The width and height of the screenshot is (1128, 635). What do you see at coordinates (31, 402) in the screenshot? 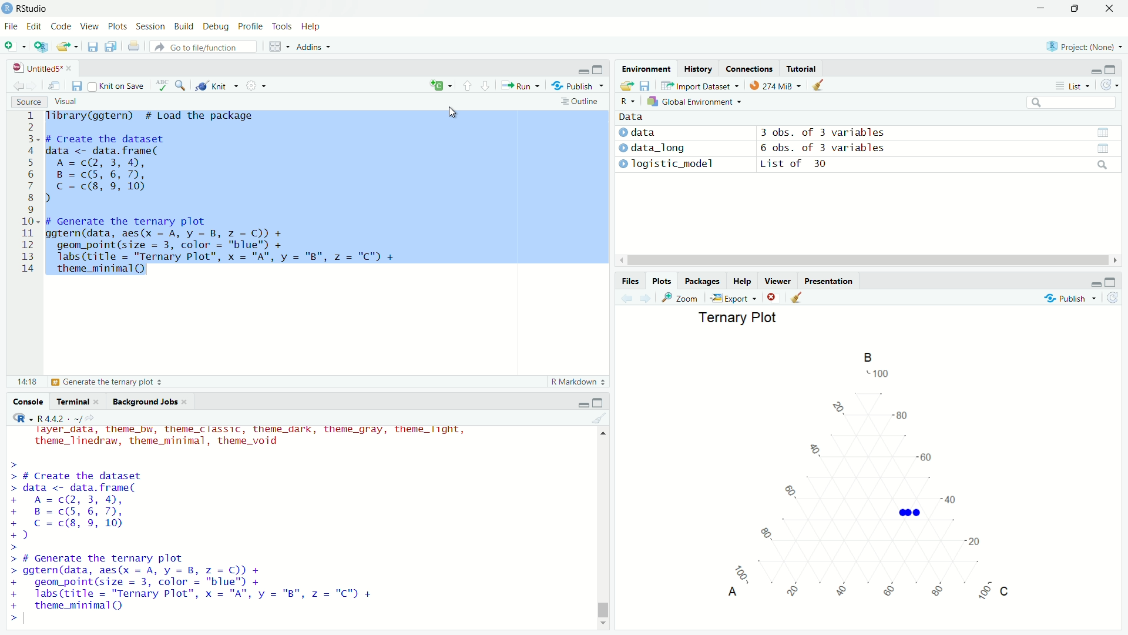
I see `Console` at bounding box center [31, 402].